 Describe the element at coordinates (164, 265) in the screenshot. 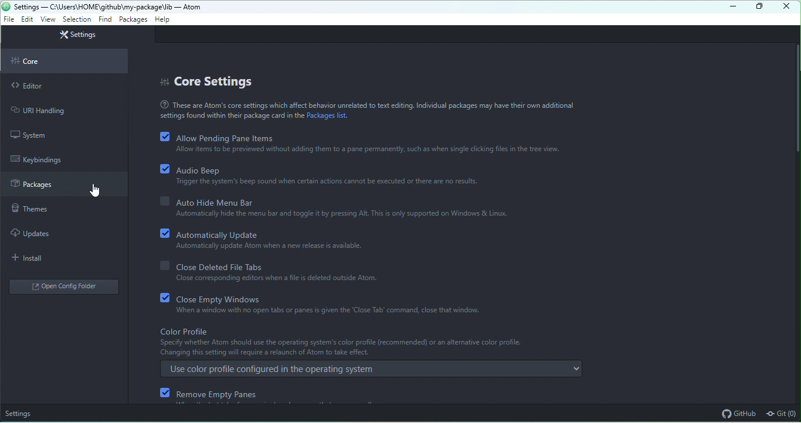

I see `checkbox without tick` at that location.